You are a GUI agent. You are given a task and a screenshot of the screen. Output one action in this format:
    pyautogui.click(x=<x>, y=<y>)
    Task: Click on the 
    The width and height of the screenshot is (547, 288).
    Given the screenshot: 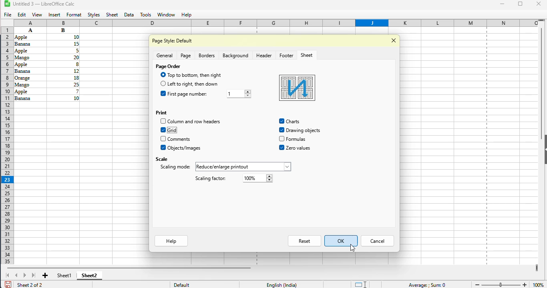 What is the action you would take?
    pyautogui.click(x=304, y=130)
    